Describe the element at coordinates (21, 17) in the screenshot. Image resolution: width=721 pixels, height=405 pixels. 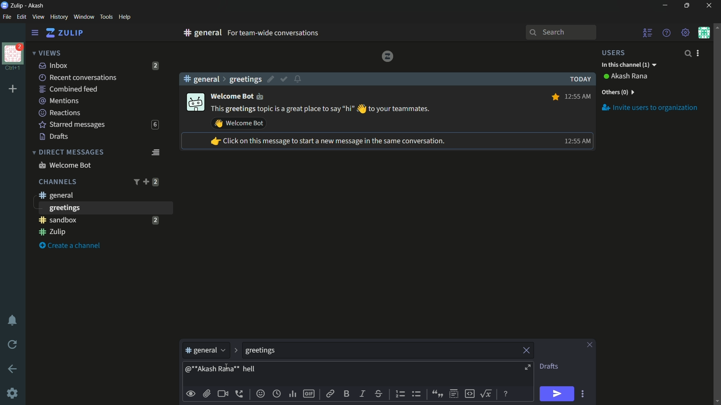
I see `edit menu` at that location.